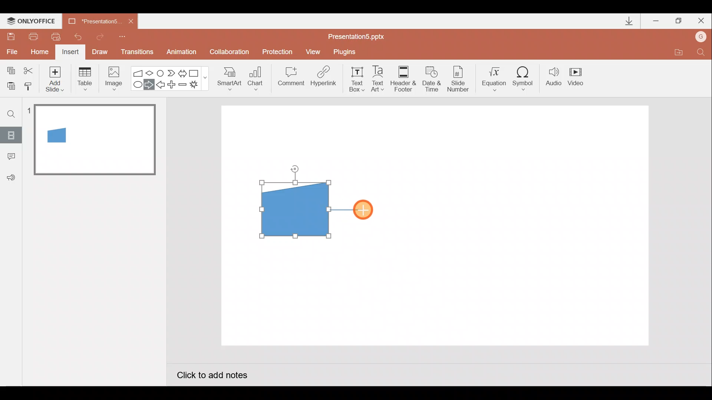 The image size is (712, 400). I want to click on Header & footer, so click(403, 78).